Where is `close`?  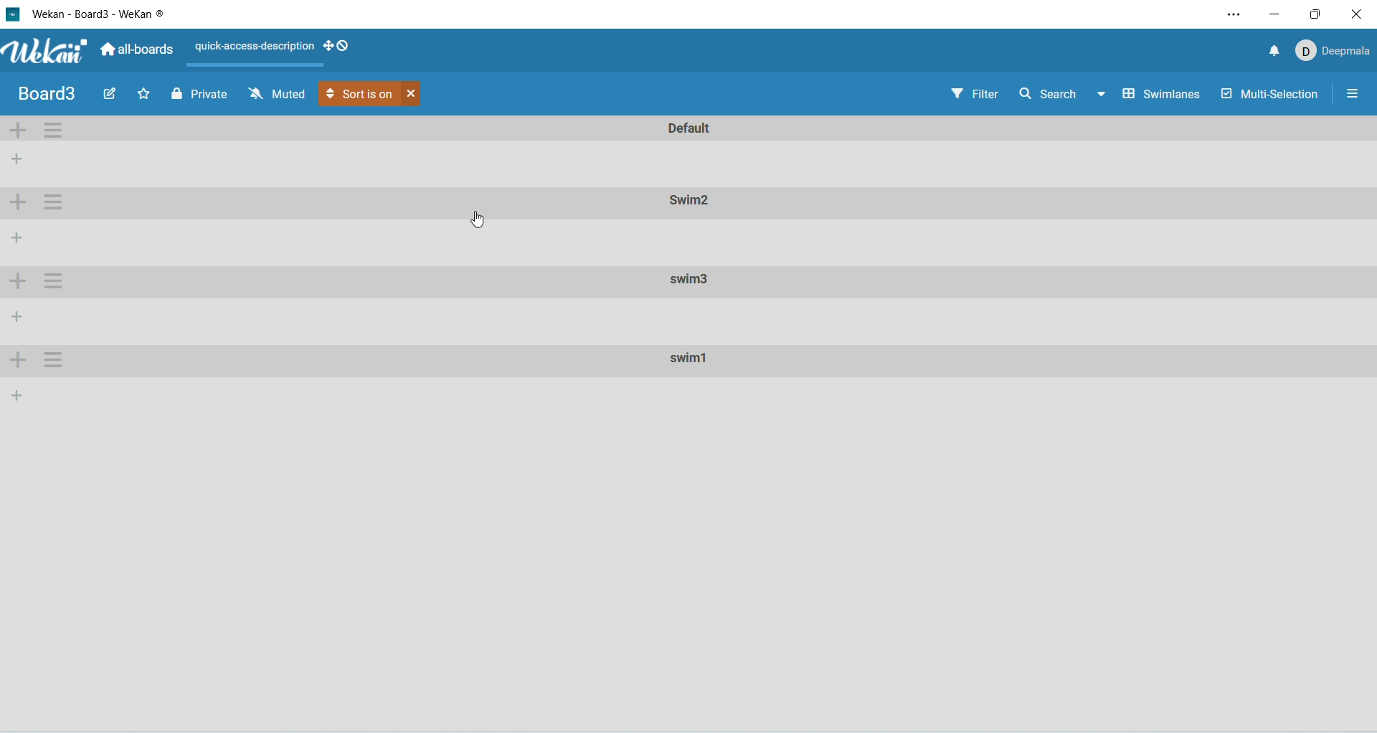 close is located at coordinates (1357, 14).